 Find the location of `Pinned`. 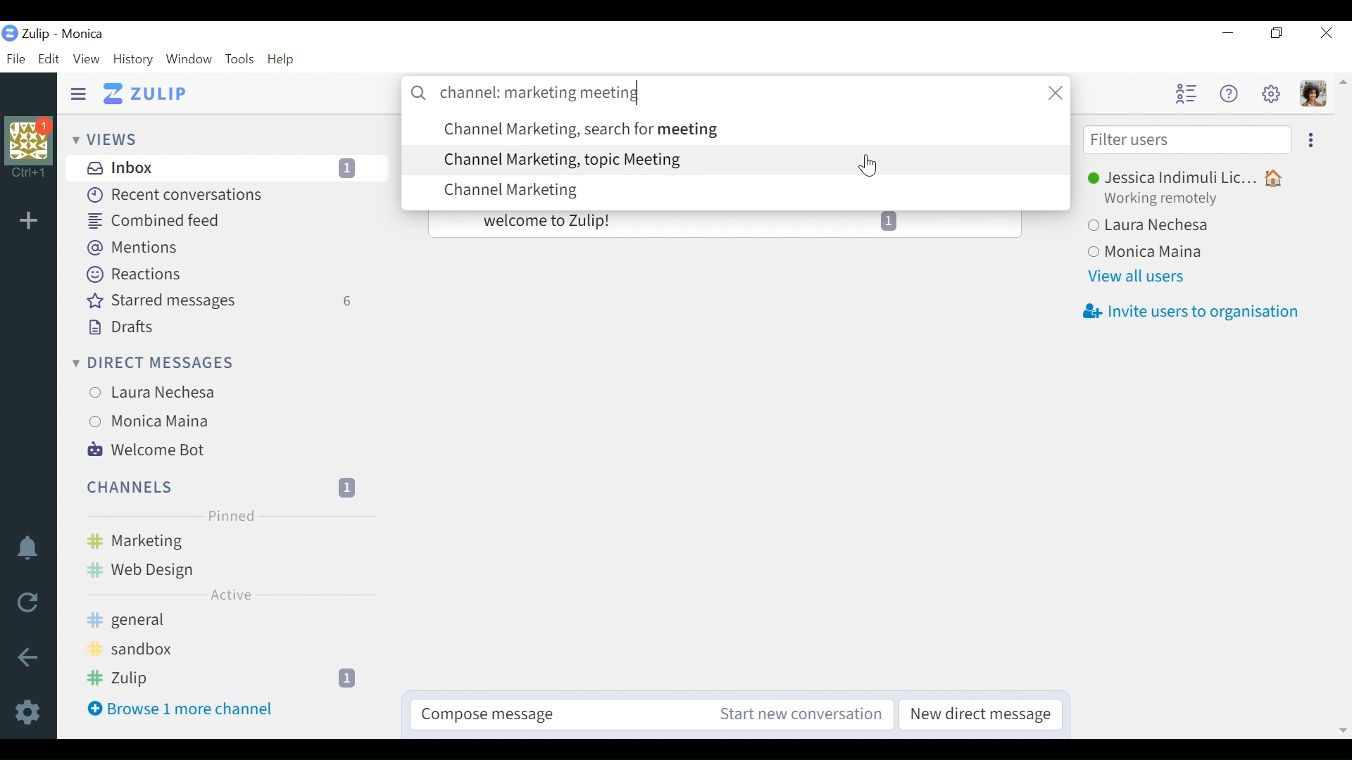

Pinned is located at coordinates (232, 516).